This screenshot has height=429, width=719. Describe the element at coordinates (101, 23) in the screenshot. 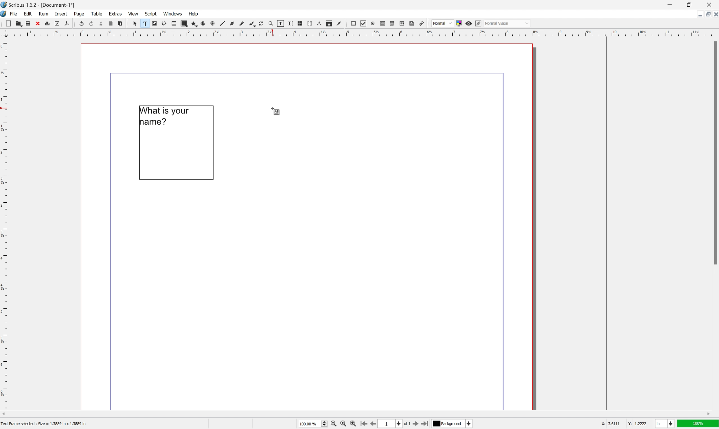

I see `cut` at that location.